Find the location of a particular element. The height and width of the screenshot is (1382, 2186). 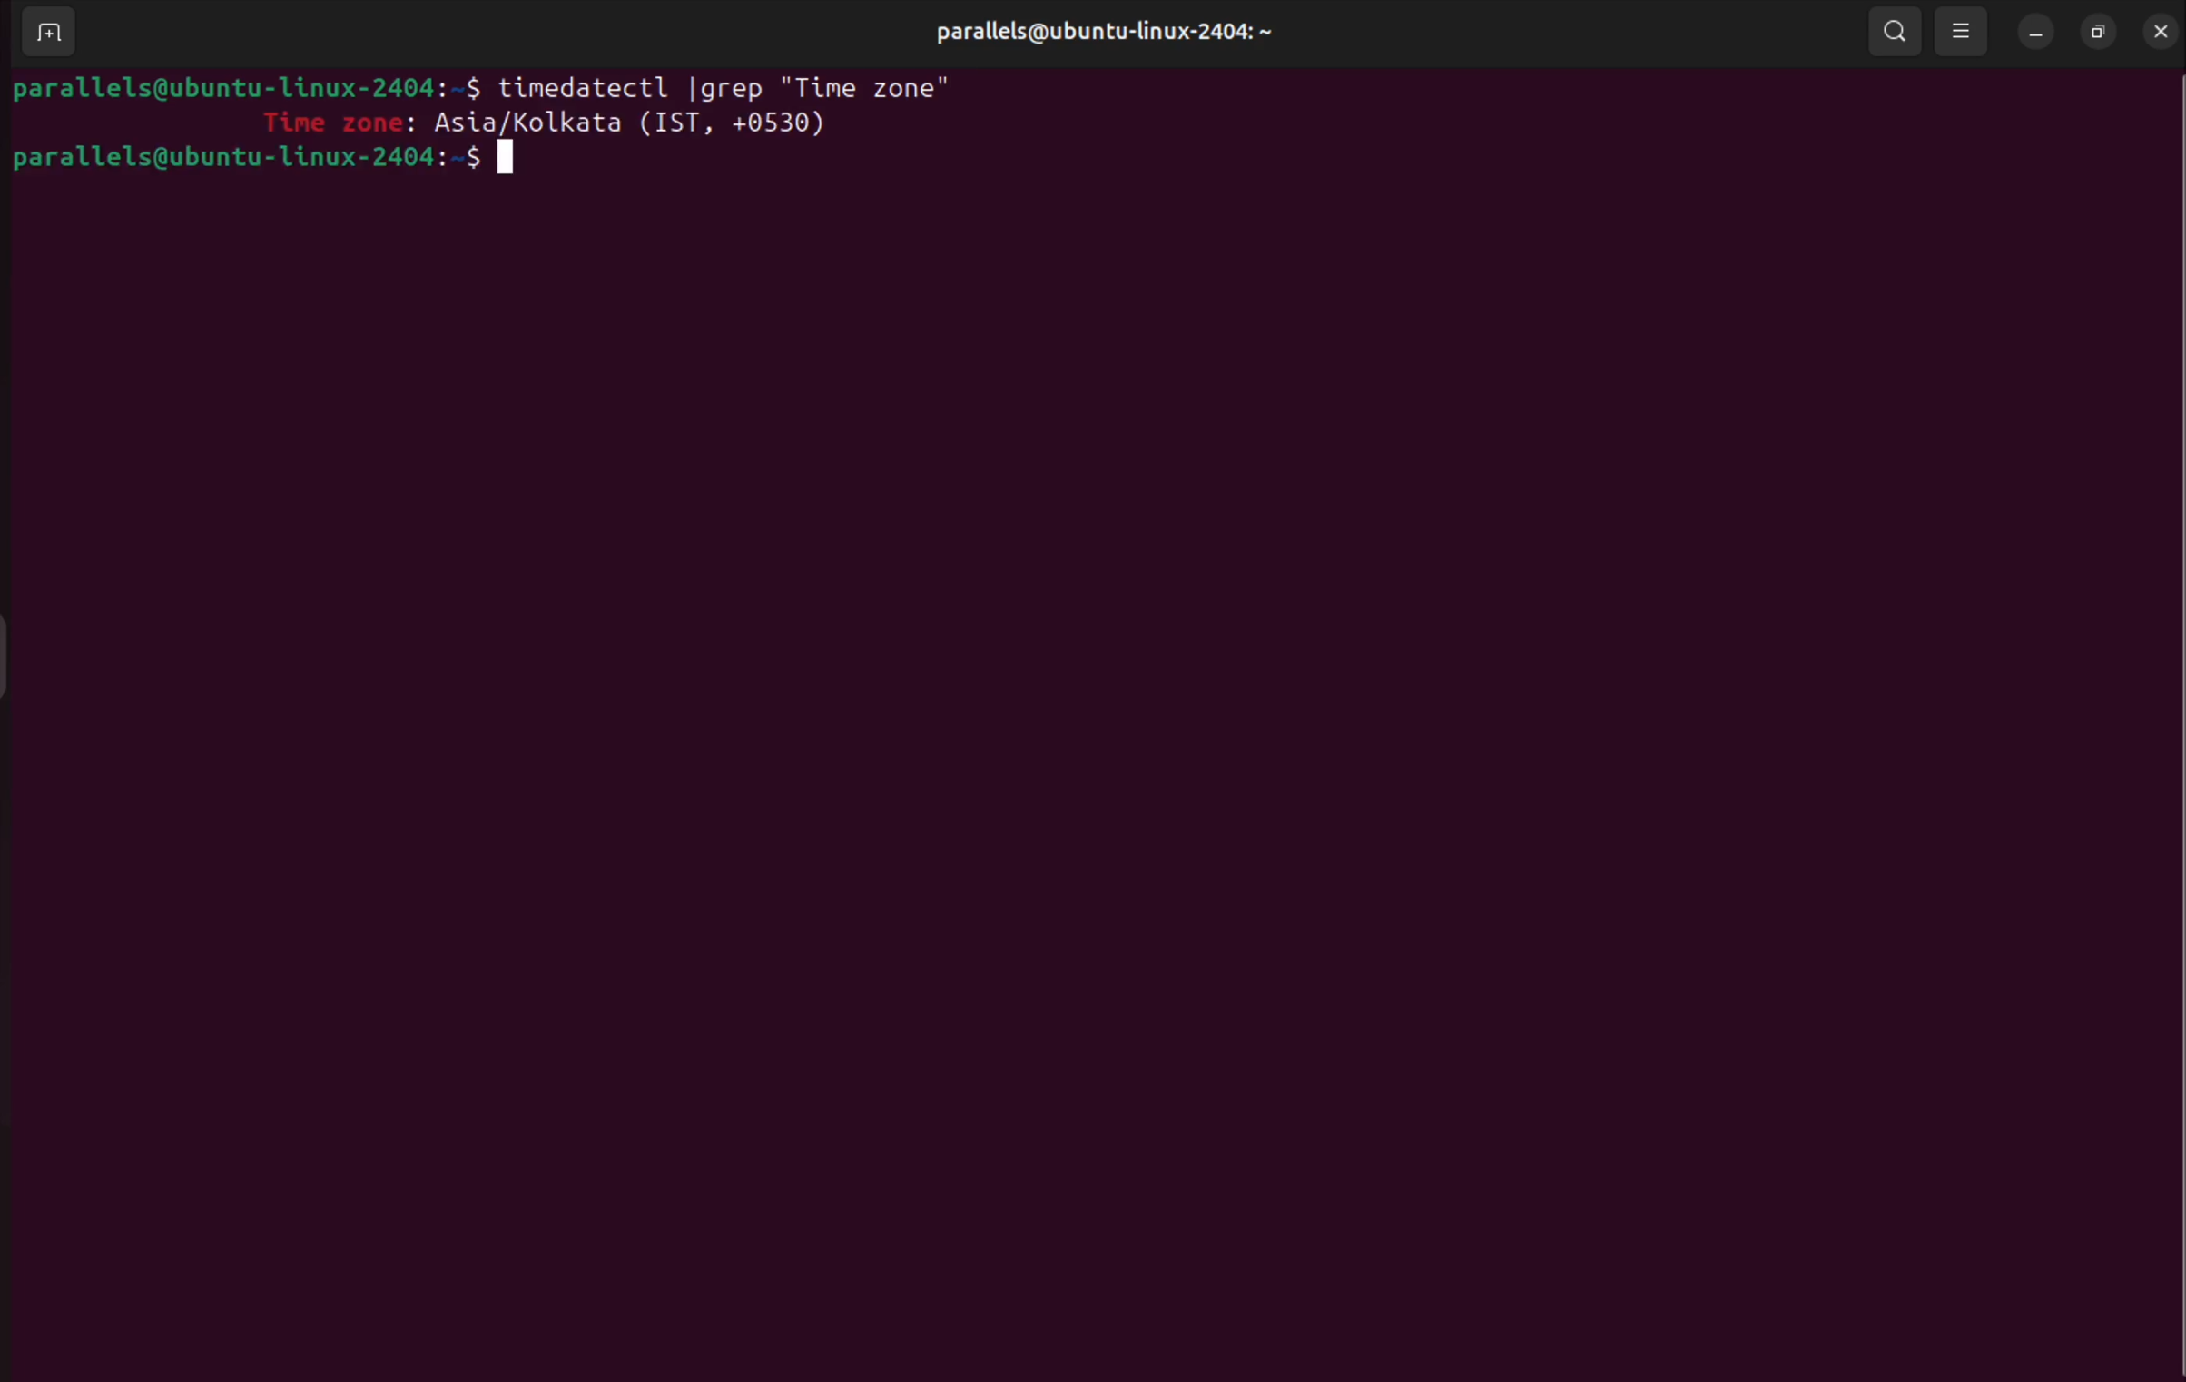

view options is located at coordinates (1964, 29).